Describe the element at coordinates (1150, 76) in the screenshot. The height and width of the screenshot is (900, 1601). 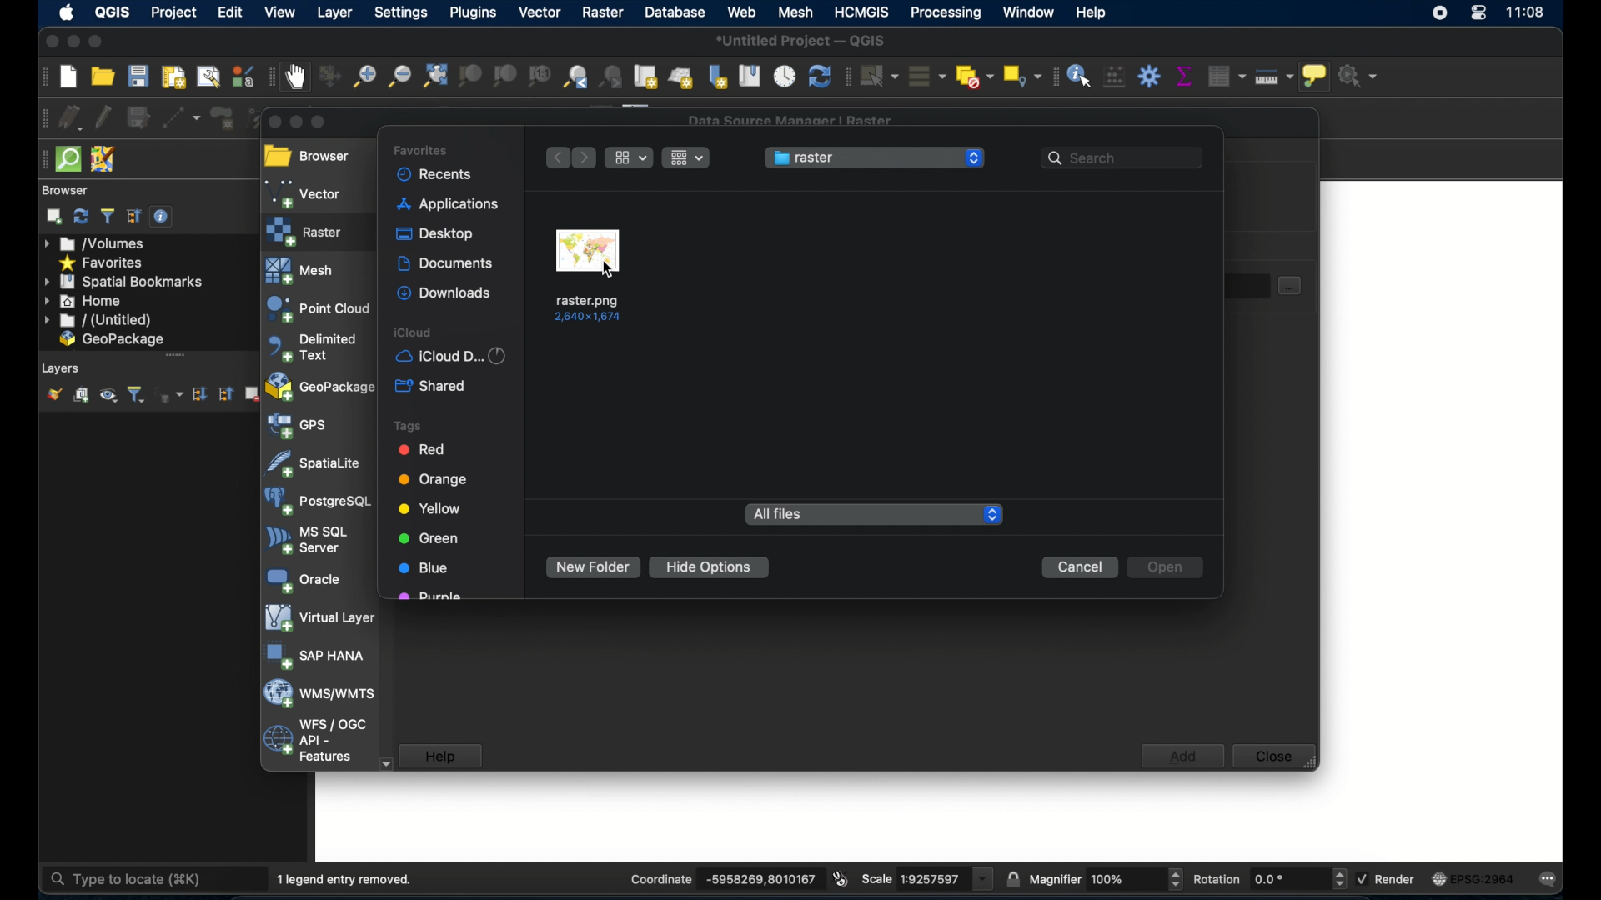
I see `toolbox` at that location.